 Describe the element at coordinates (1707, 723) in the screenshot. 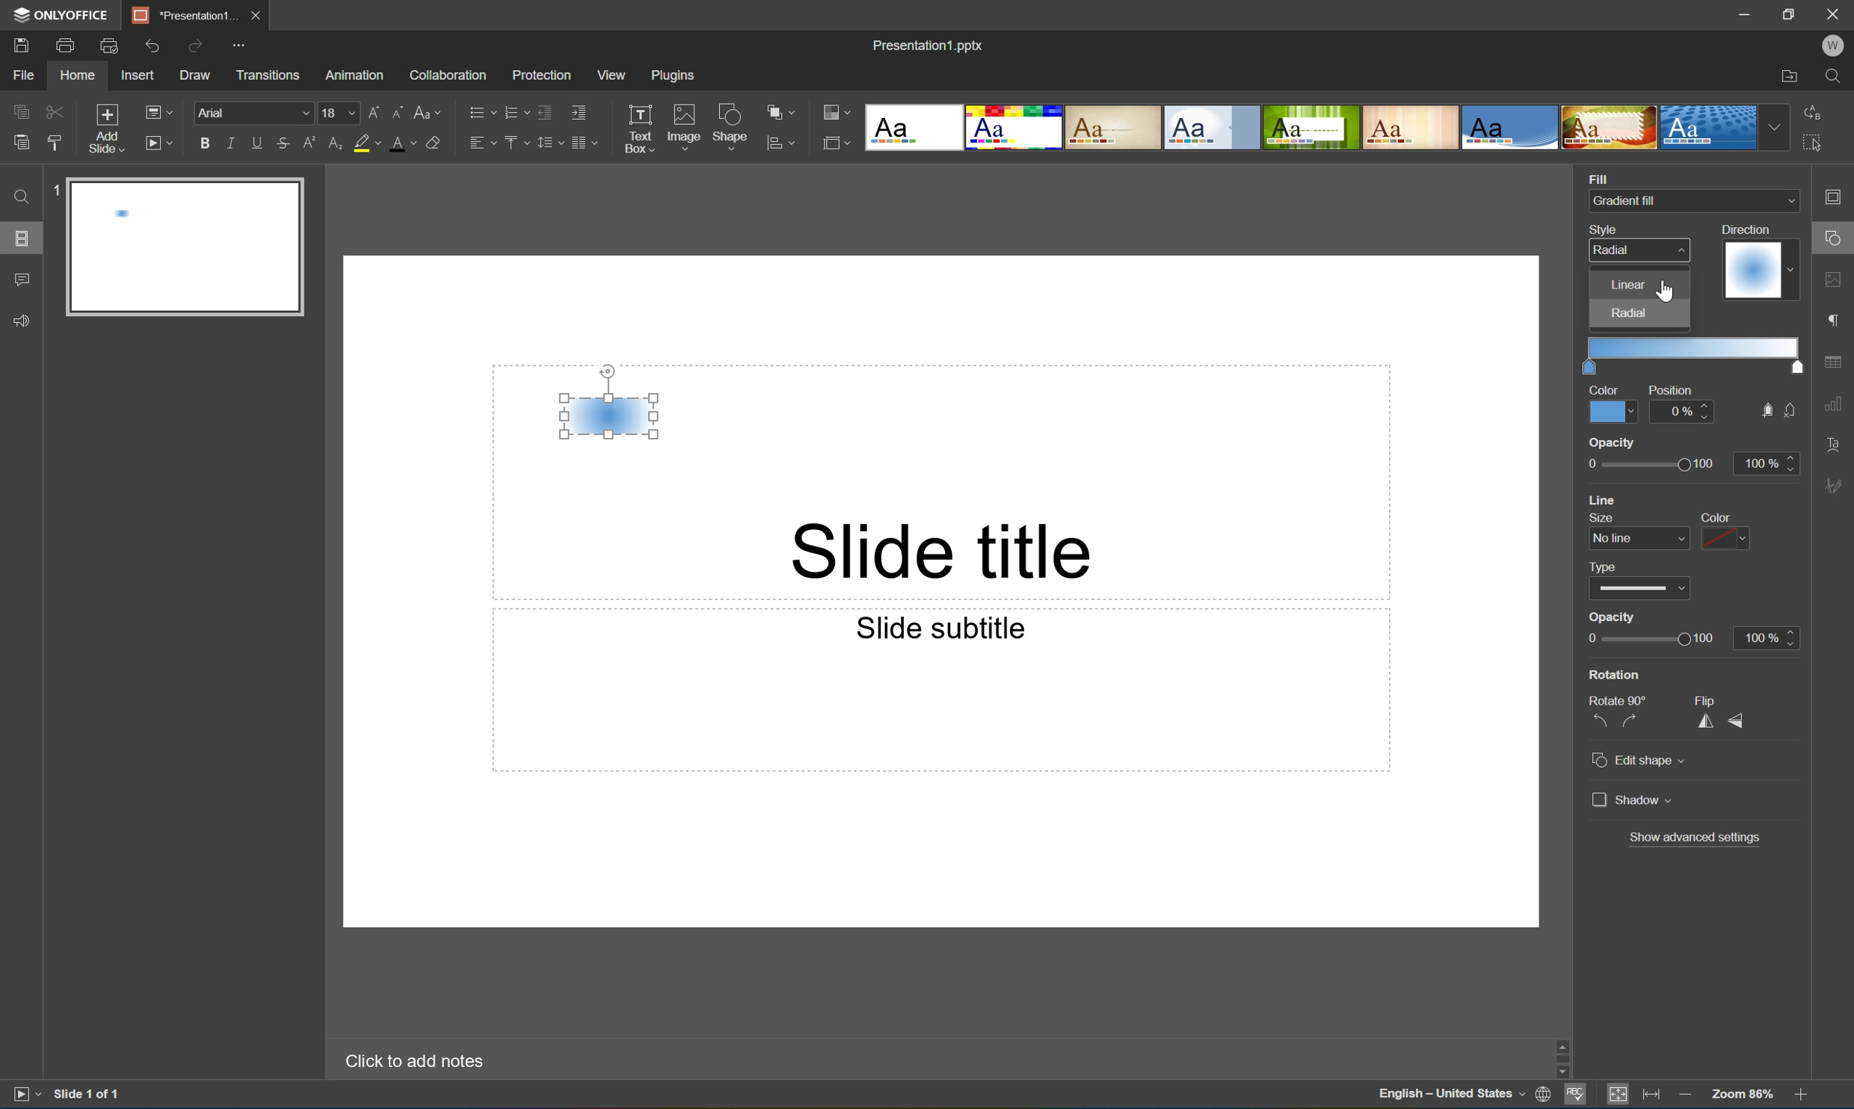

I see `Flip horizontally` at that location.